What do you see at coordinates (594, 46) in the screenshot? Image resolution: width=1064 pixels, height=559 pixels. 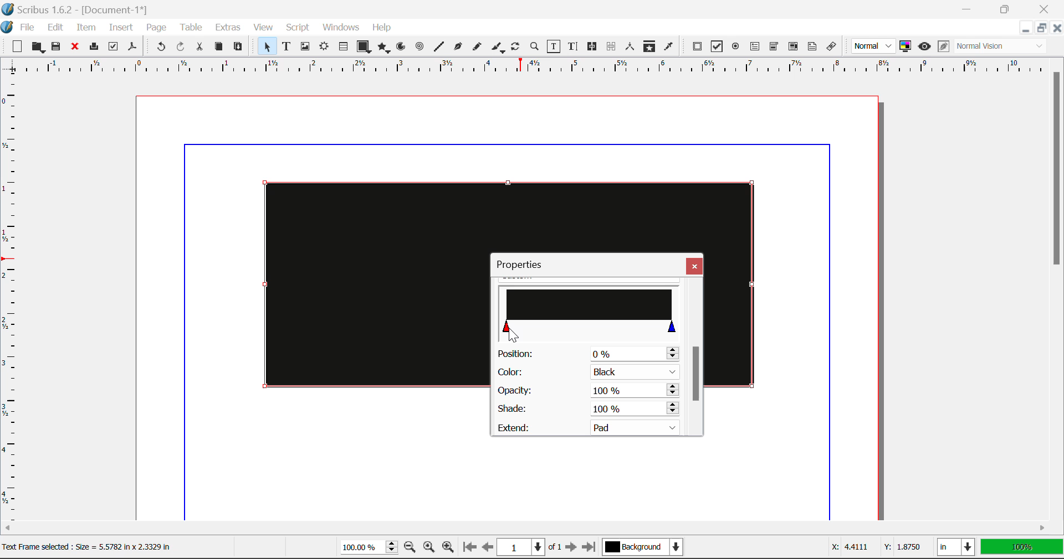 I see `Link Frames` at bounding box center [594, 46].